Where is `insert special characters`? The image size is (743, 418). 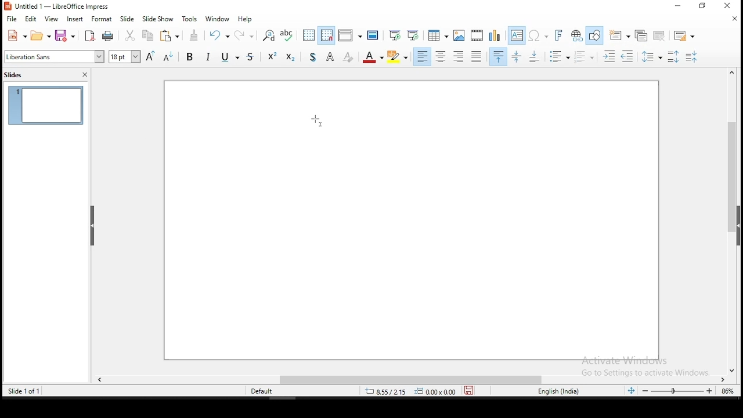
insert special characters is located at coordinates (538, 36).